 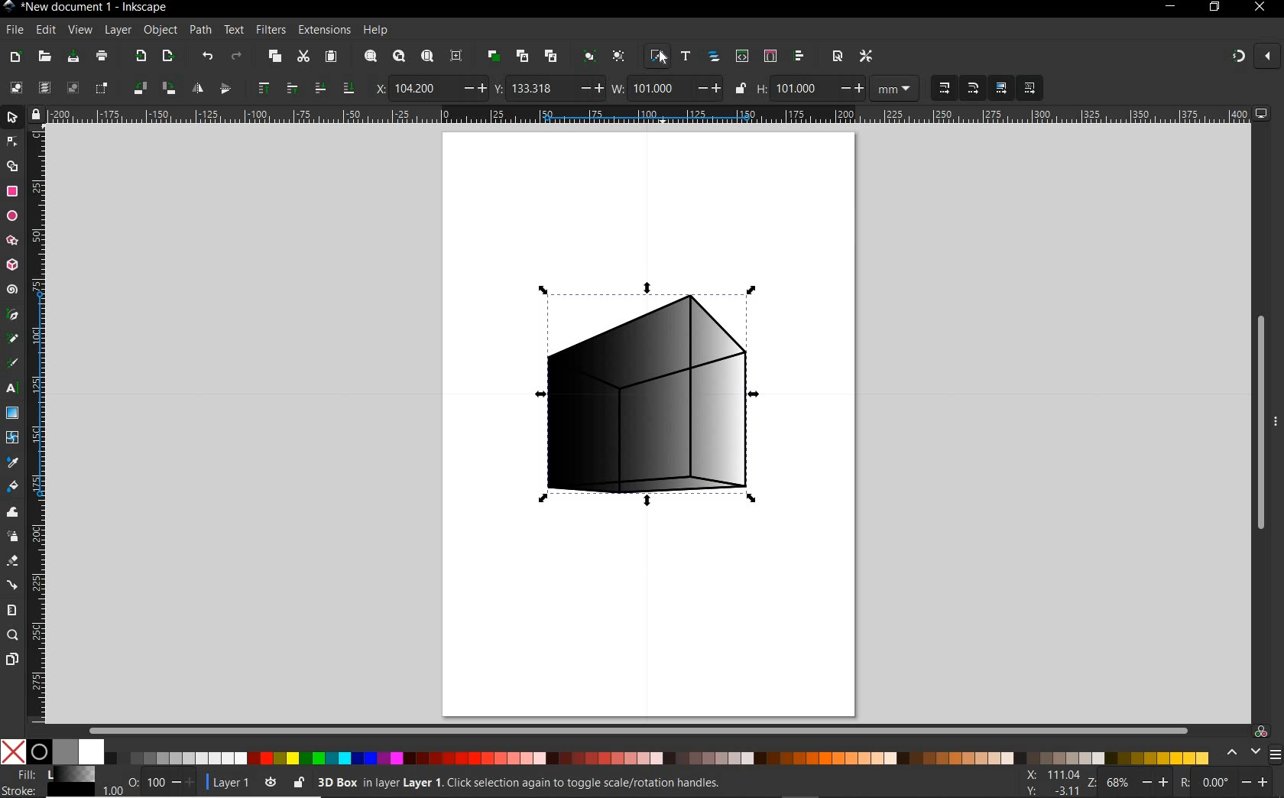 What do you see at coordinates (1093, 784) in the screenshot?
I see `ZOOM` at bounding box center [1093, 784].